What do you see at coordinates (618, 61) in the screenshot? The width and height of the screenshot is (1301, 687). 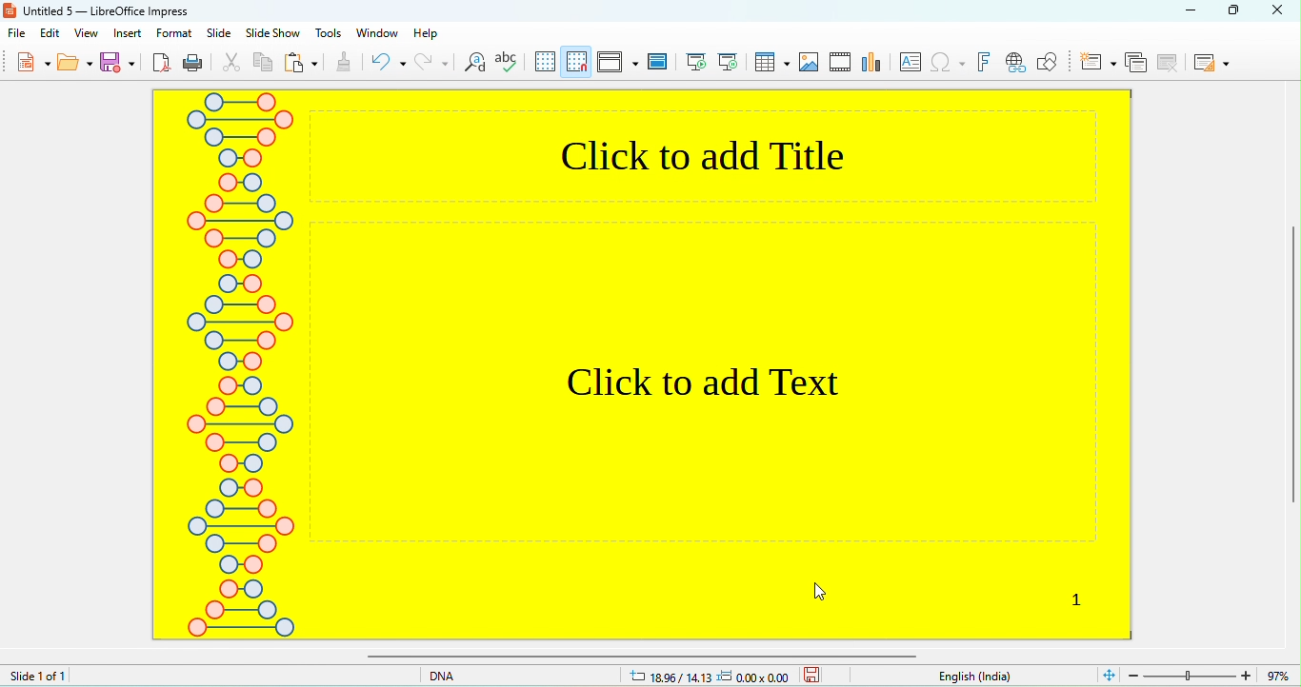 I see `display views` at bounding box center [618, 61].